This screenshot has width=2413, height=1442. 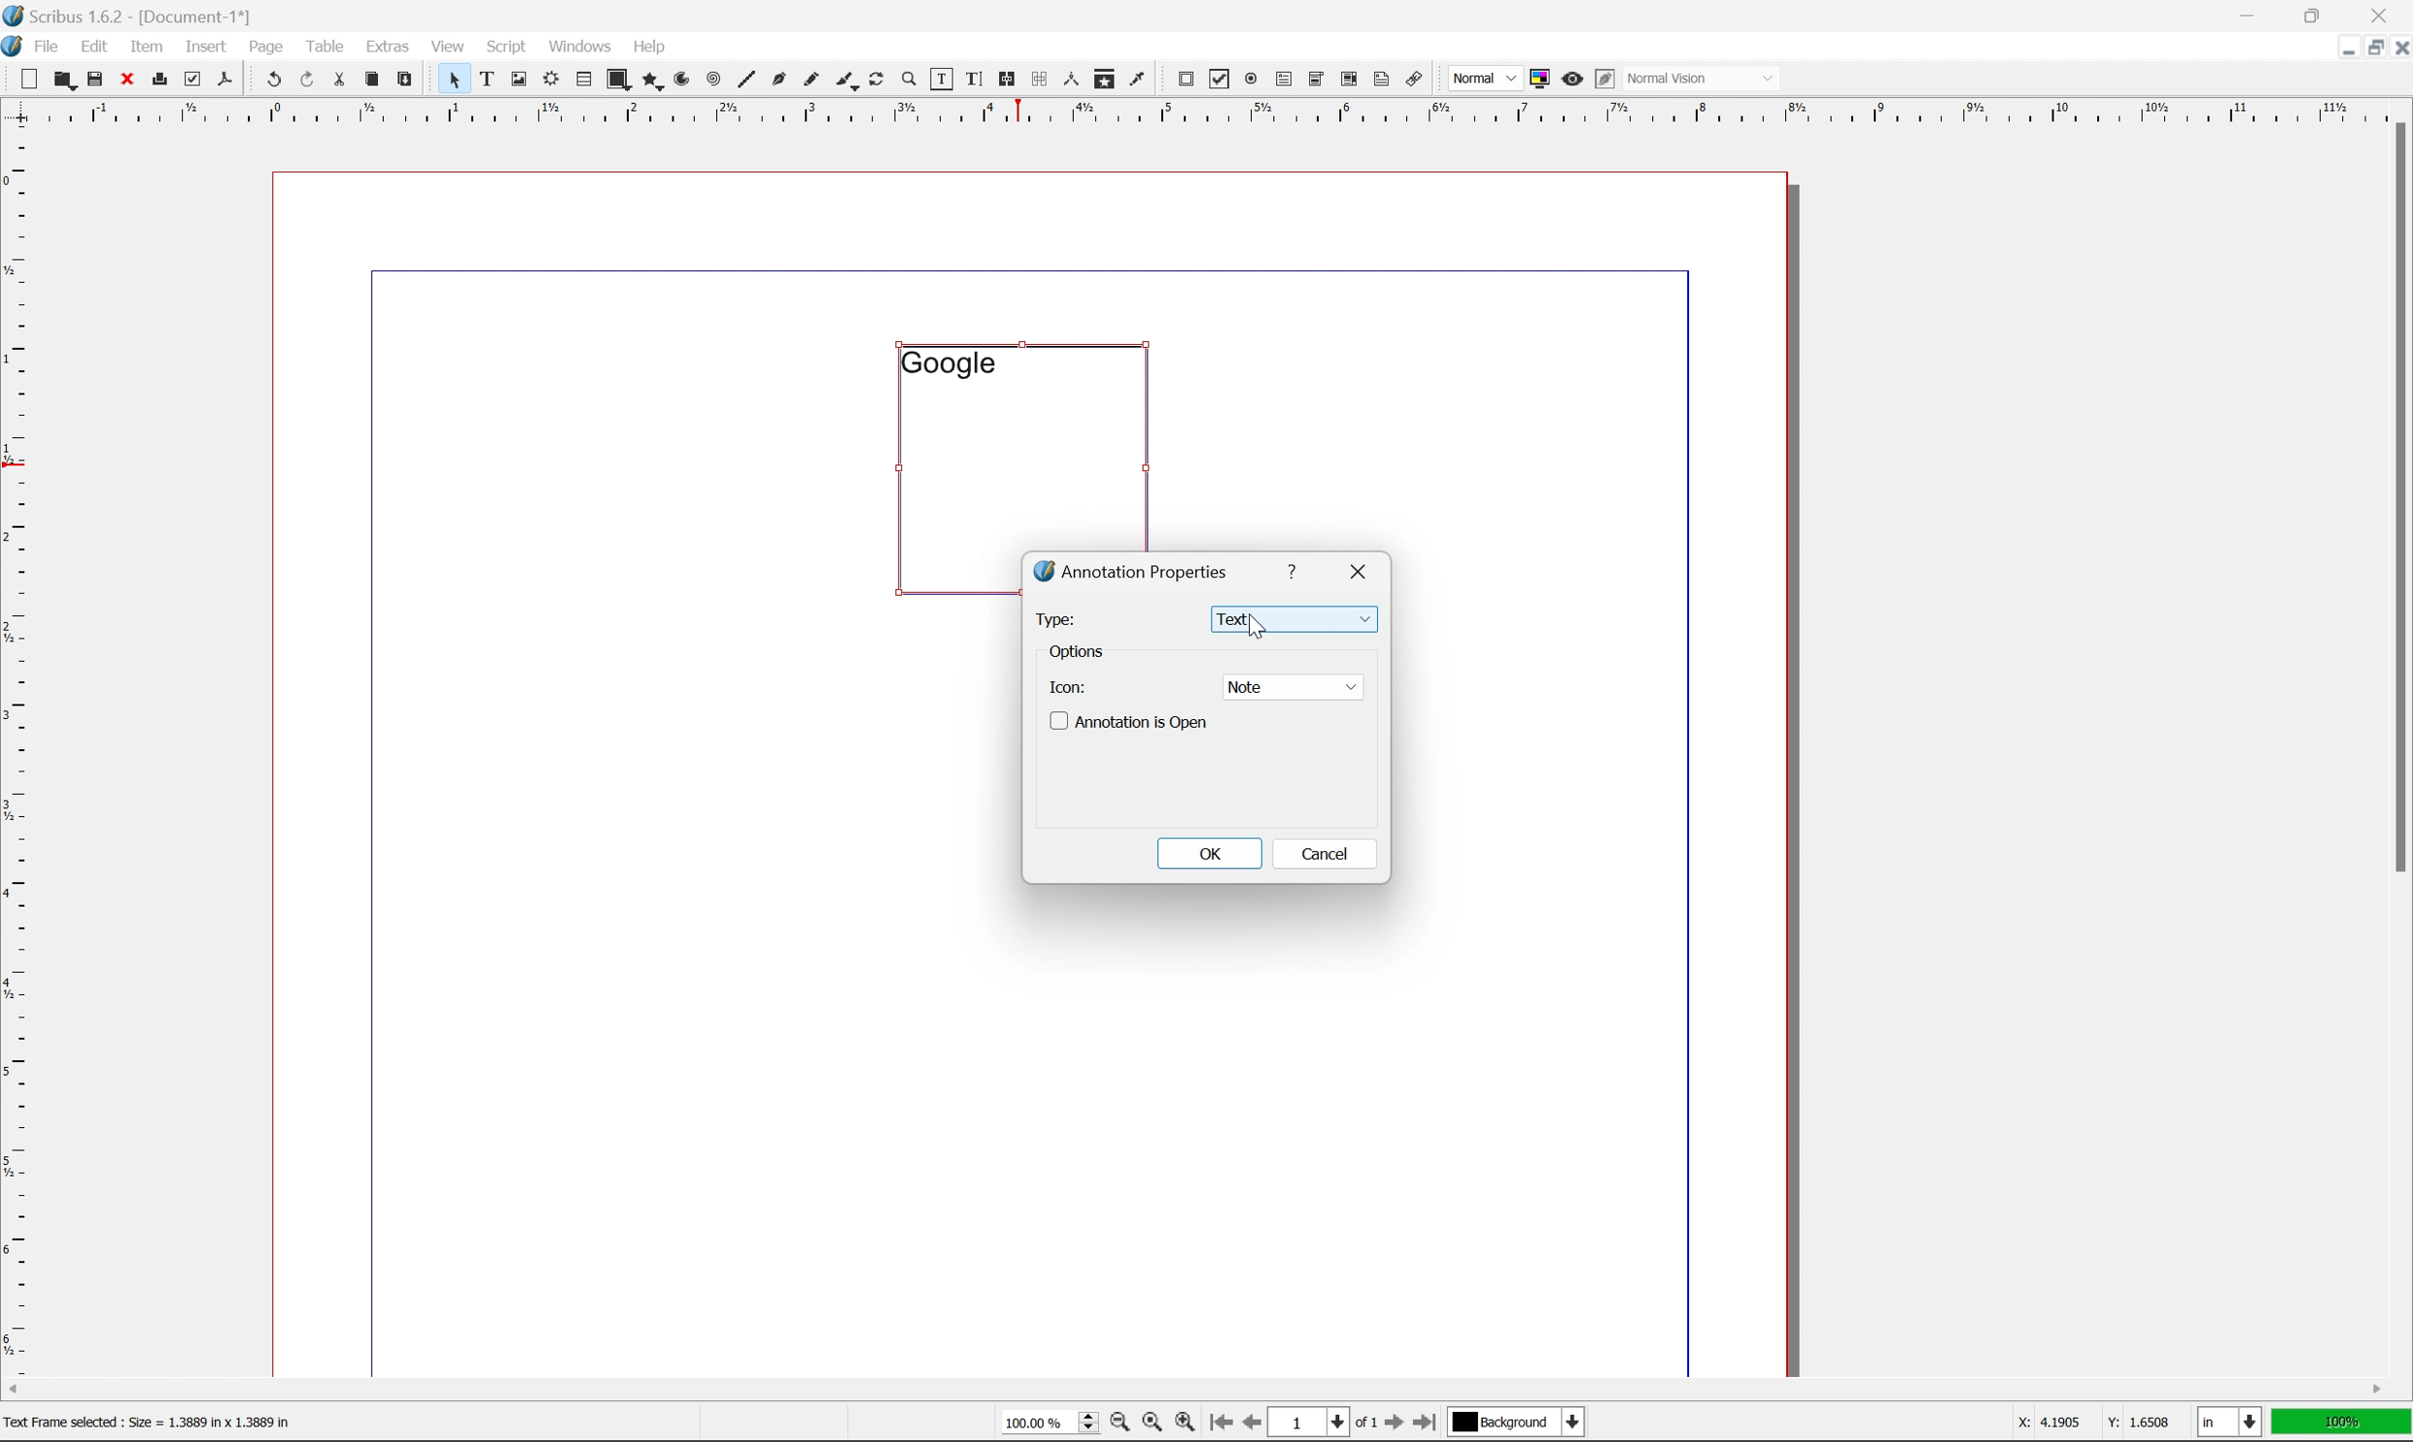 What do you see at coordinates (506, 47) in the screenshot?
I see `script` at bounding box center [506, 47].